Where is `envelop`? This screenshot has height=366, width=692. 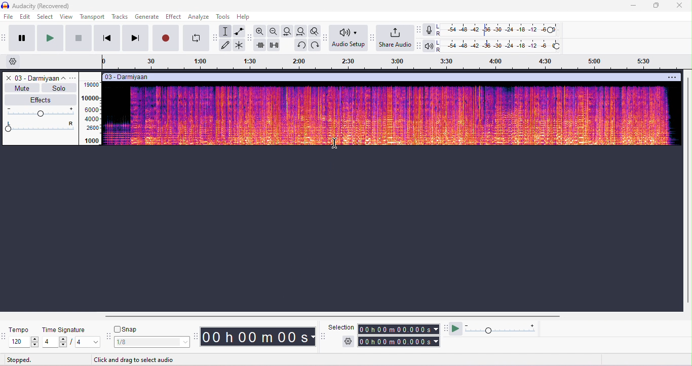
envelop is located at coordinates (238, 31).